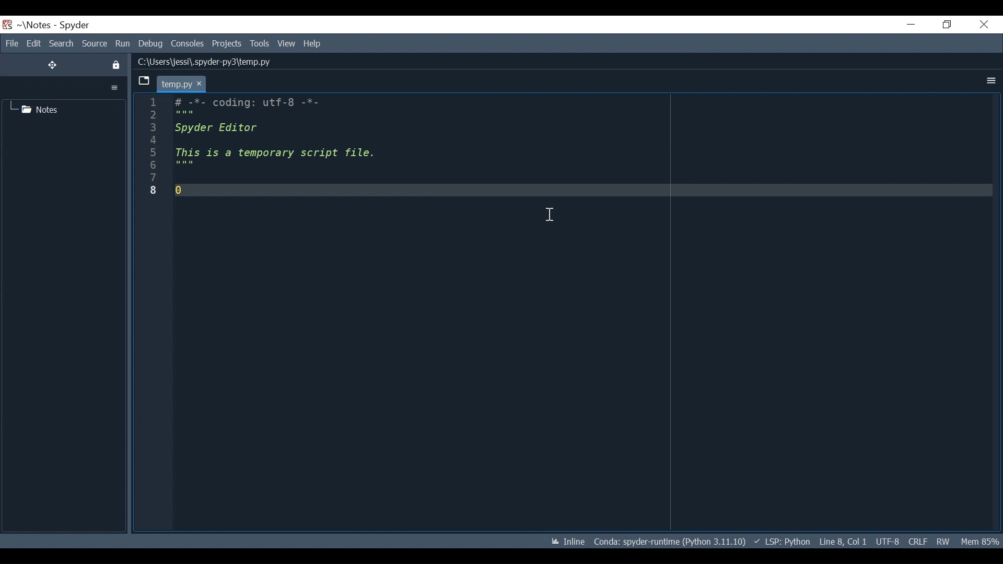  What do you see at coordinates (912, 23) in the screenshot?
I see `Minimize` at bounding box center [912, 23].